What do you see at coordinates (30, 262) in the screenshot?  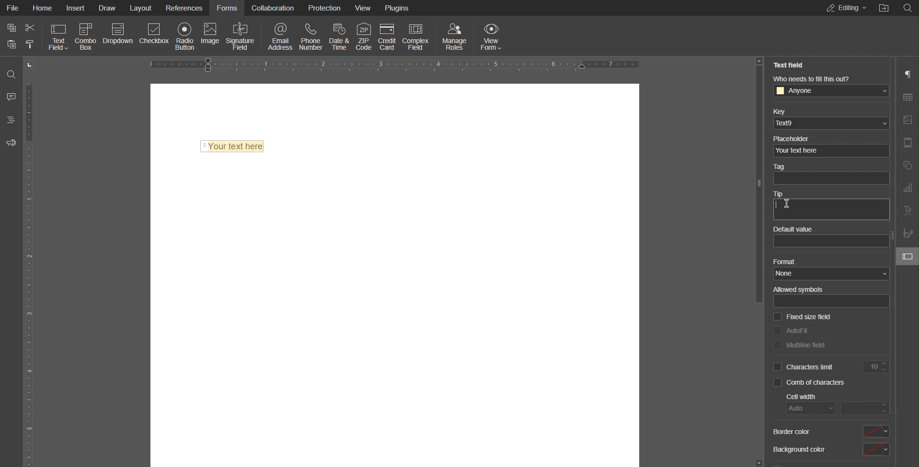 I see `Vertical Ruler` at bounding box center [30, 262].